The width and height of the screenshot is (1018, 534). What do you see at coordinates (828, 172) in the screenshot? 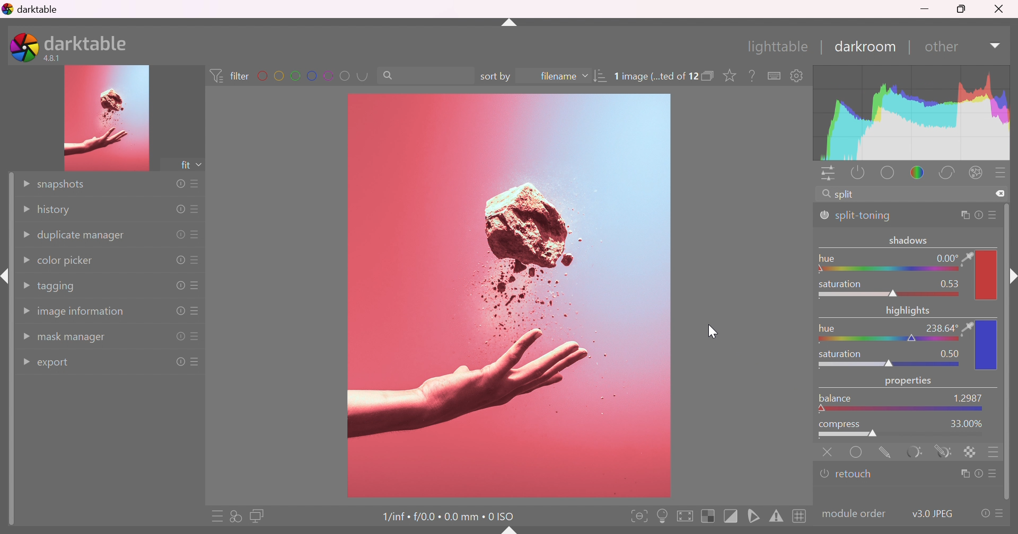
I see `quick access panel` at bounding box center [828, 172].